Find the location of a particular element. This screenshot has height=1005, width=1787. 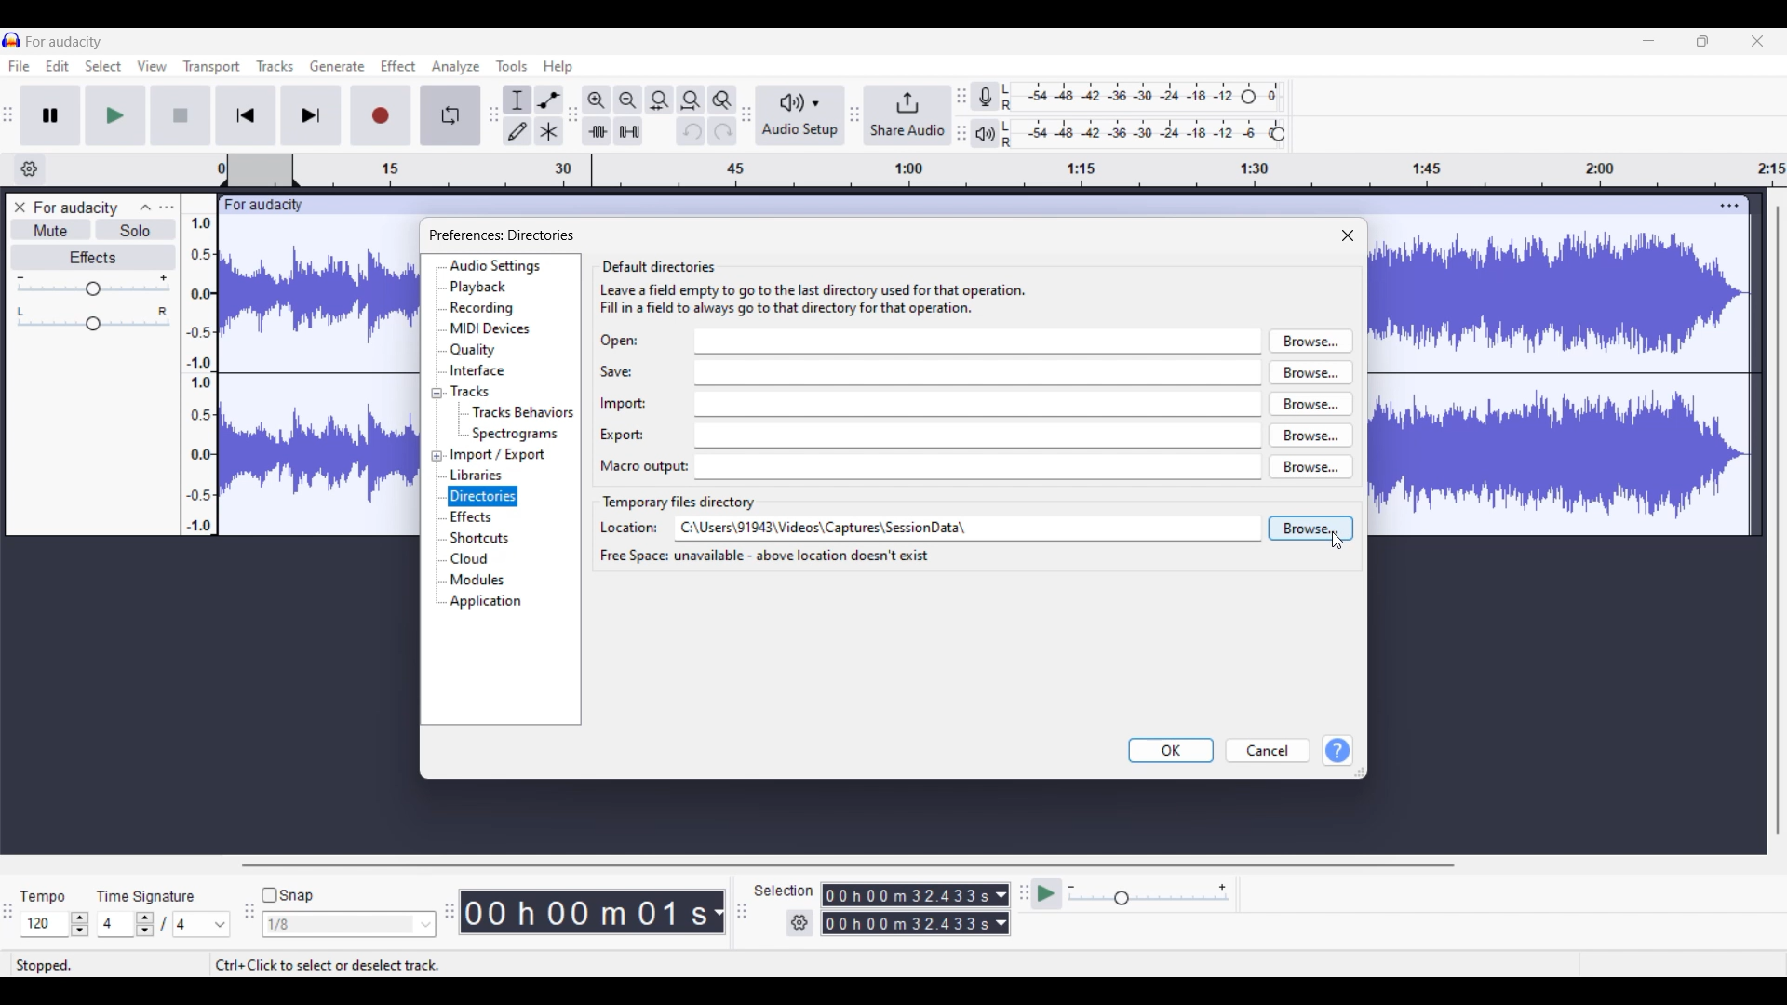

Playback level is located at coordinates (1135, 134).